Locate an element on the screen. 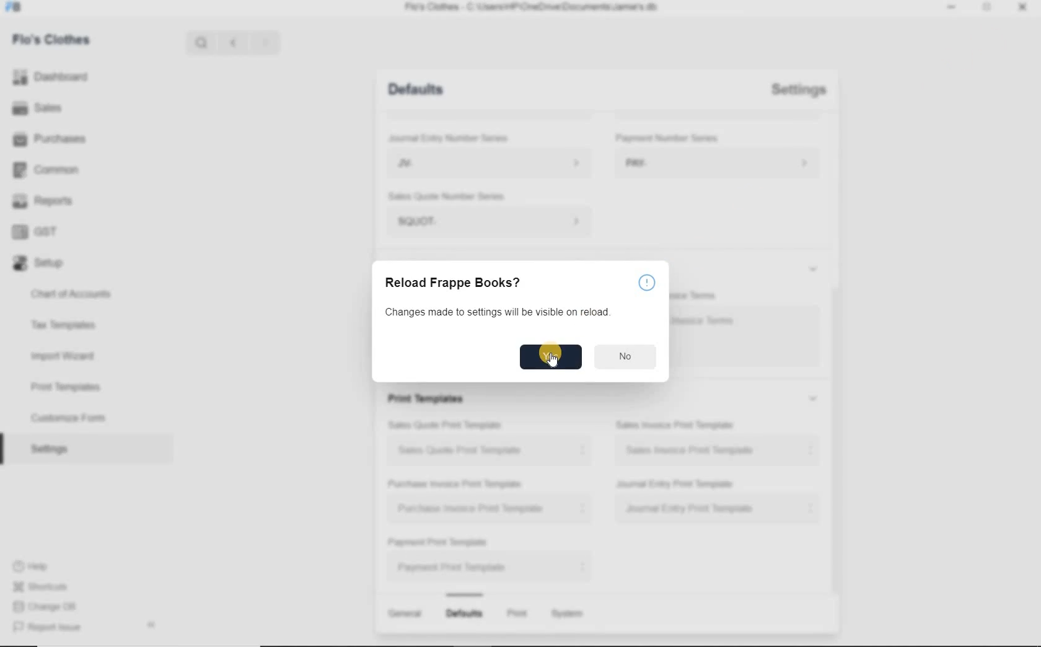 This screenshot has height=647, width=1041. Change made to settings will be visible on reload is located at coordinates (496, 312).